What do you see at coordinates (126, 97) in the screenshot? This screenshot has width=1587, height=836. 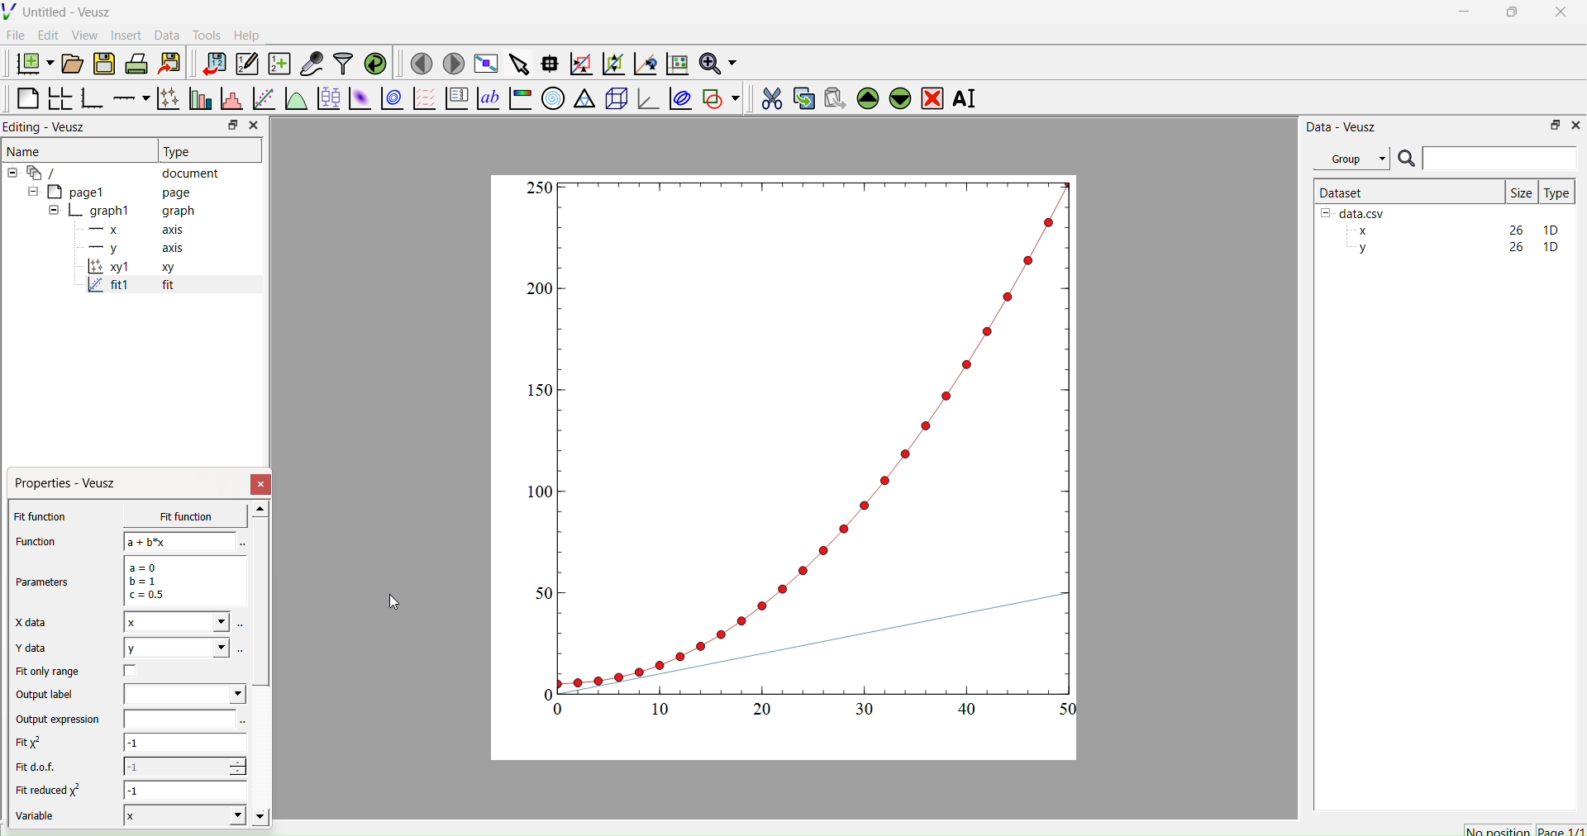 I see `Add an axis to plot` at bounding box center [126, 97].